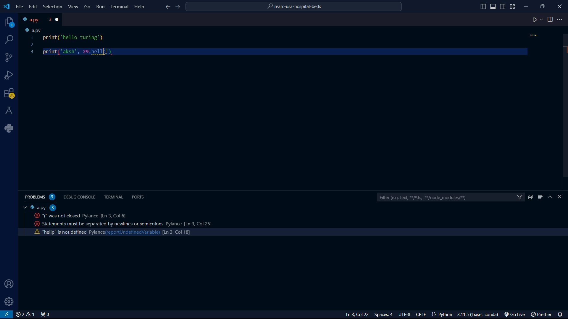  Describe the element at coordinates (9, 110) in the screenshot. I see `labs` at that location.